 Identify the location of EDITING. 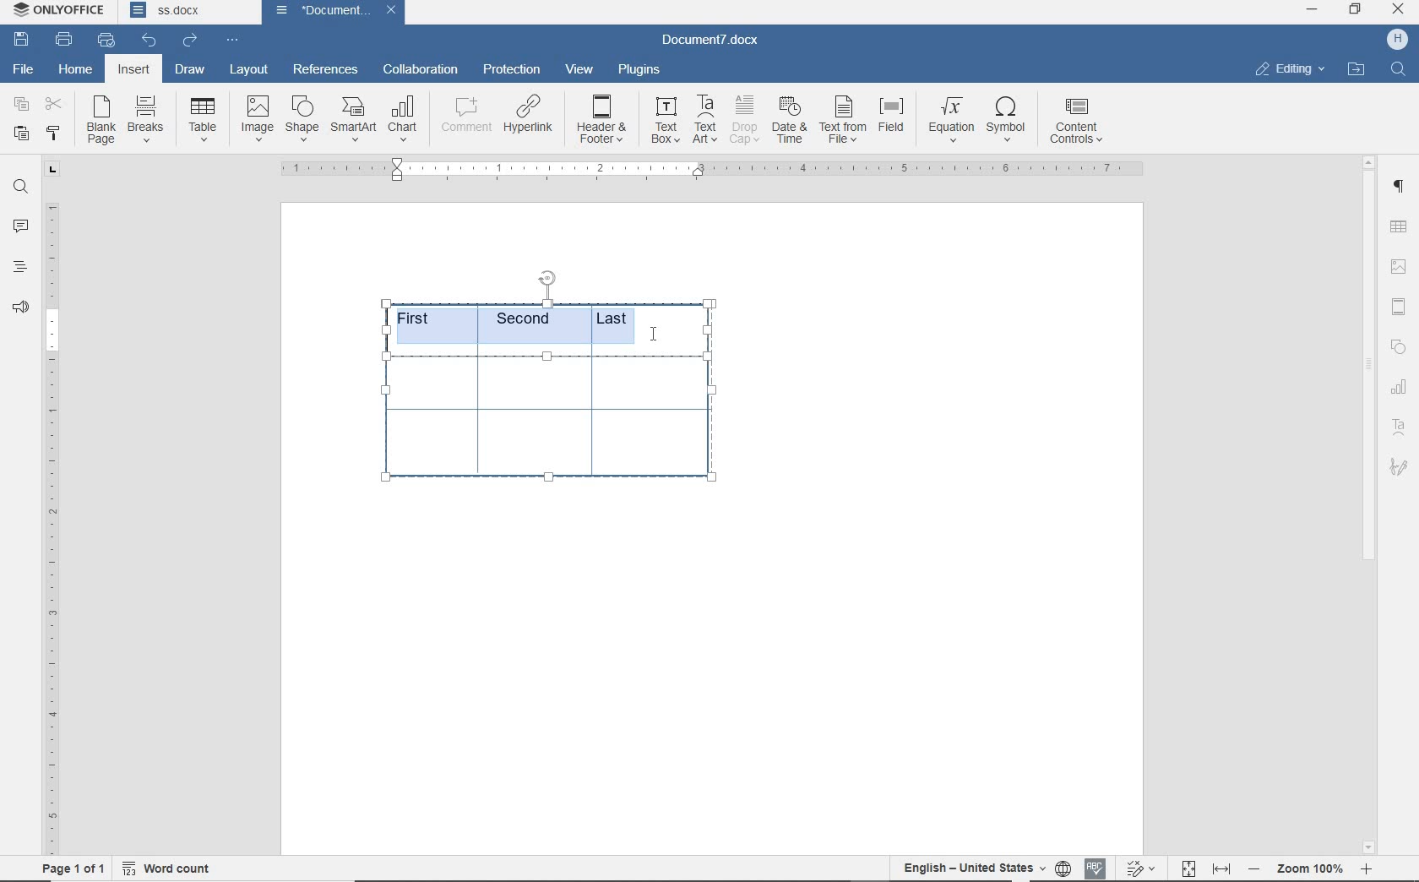
(1288, 68).